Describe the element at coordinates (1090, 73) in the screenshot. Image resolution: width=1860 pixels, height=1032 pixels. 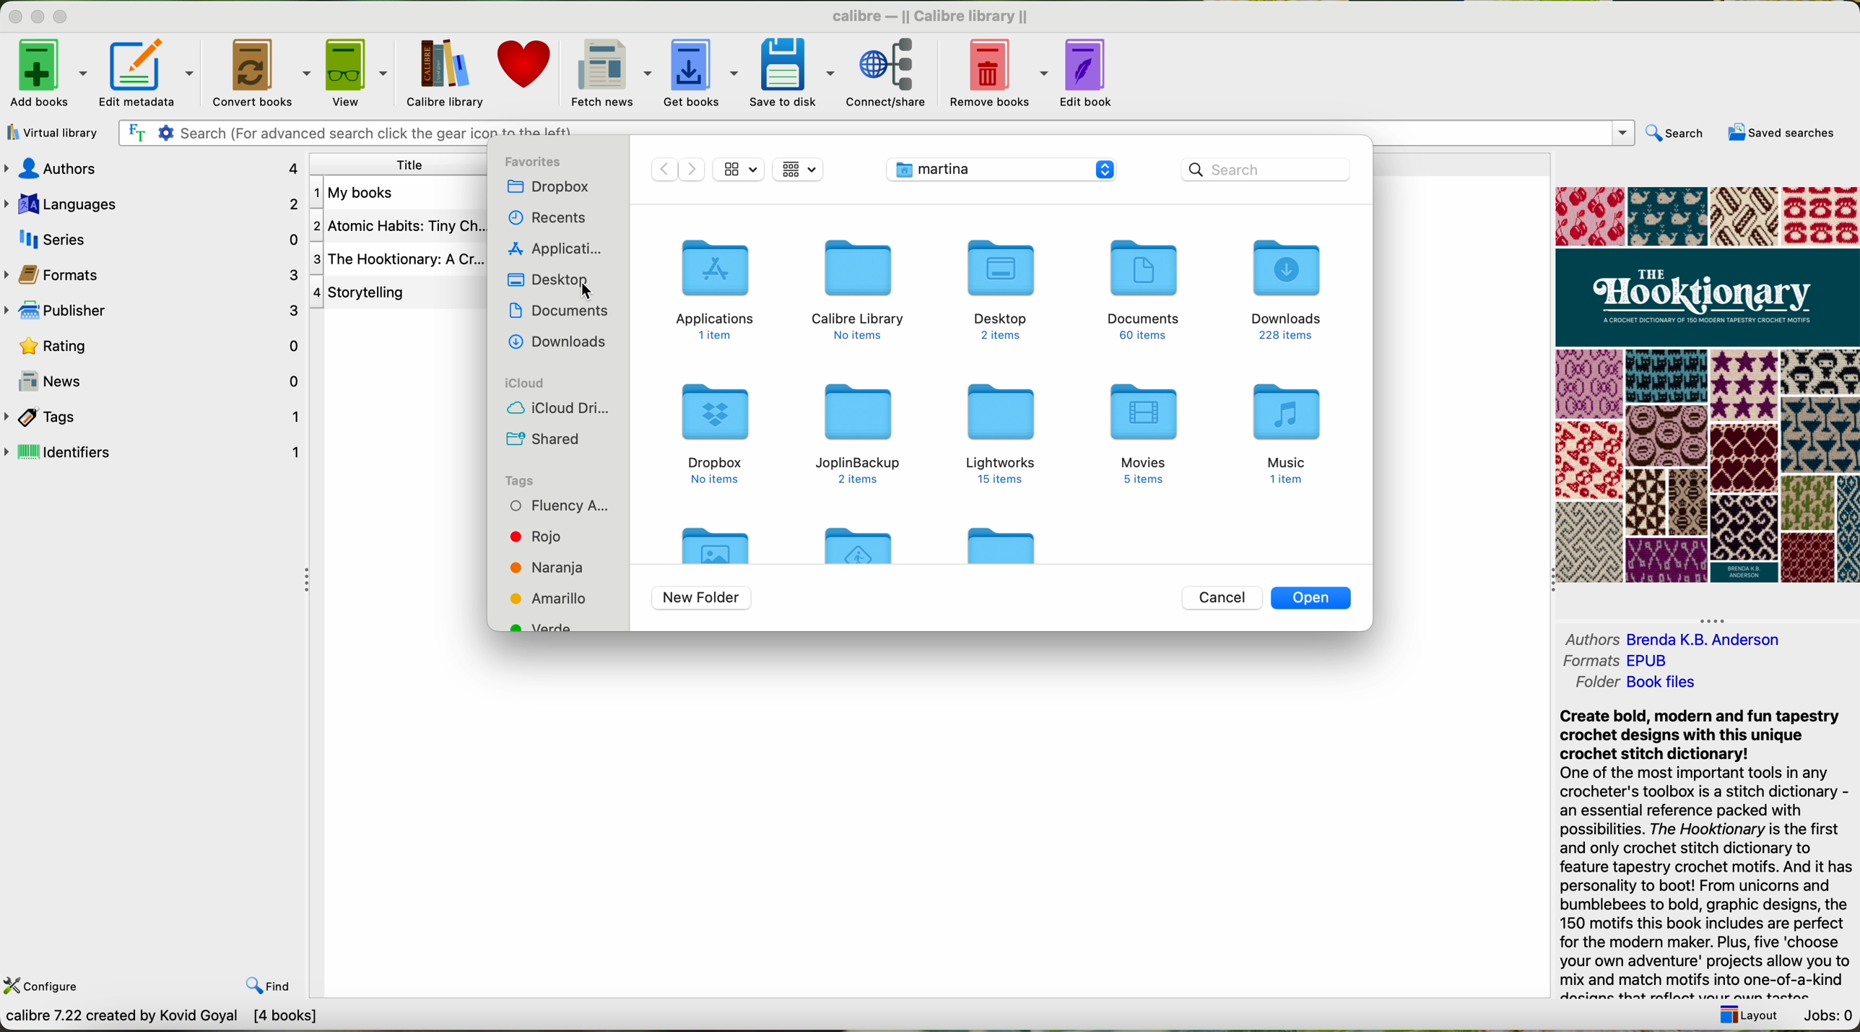
I see `edit book` at that location.